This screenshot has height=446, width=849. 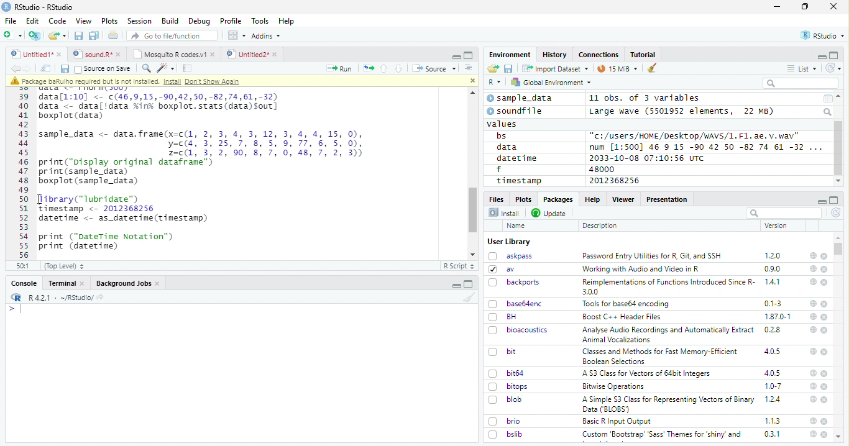 I want to click on help, so click(x=813, y=421).